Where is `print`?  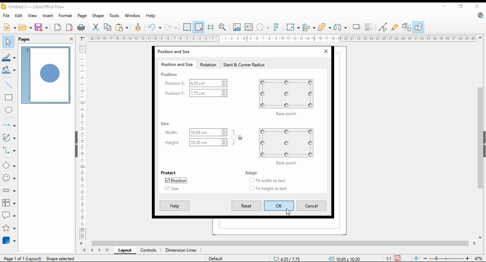 print is located at coordinates (82, 28).